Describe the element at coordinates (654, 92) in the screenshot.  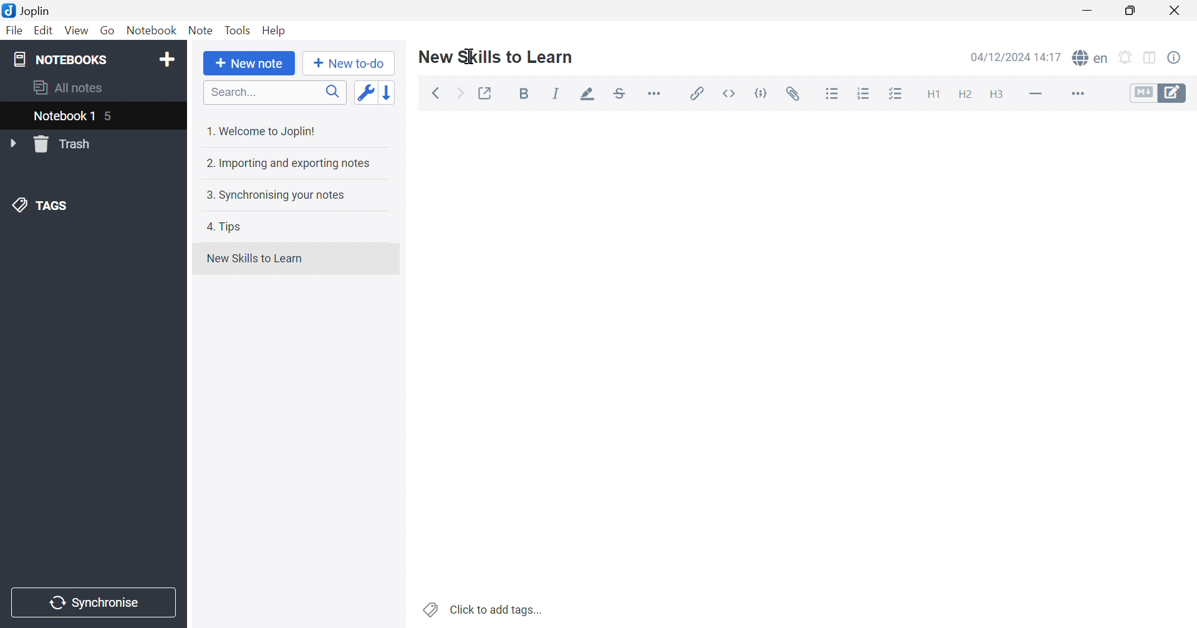
I see `More...` at that location.